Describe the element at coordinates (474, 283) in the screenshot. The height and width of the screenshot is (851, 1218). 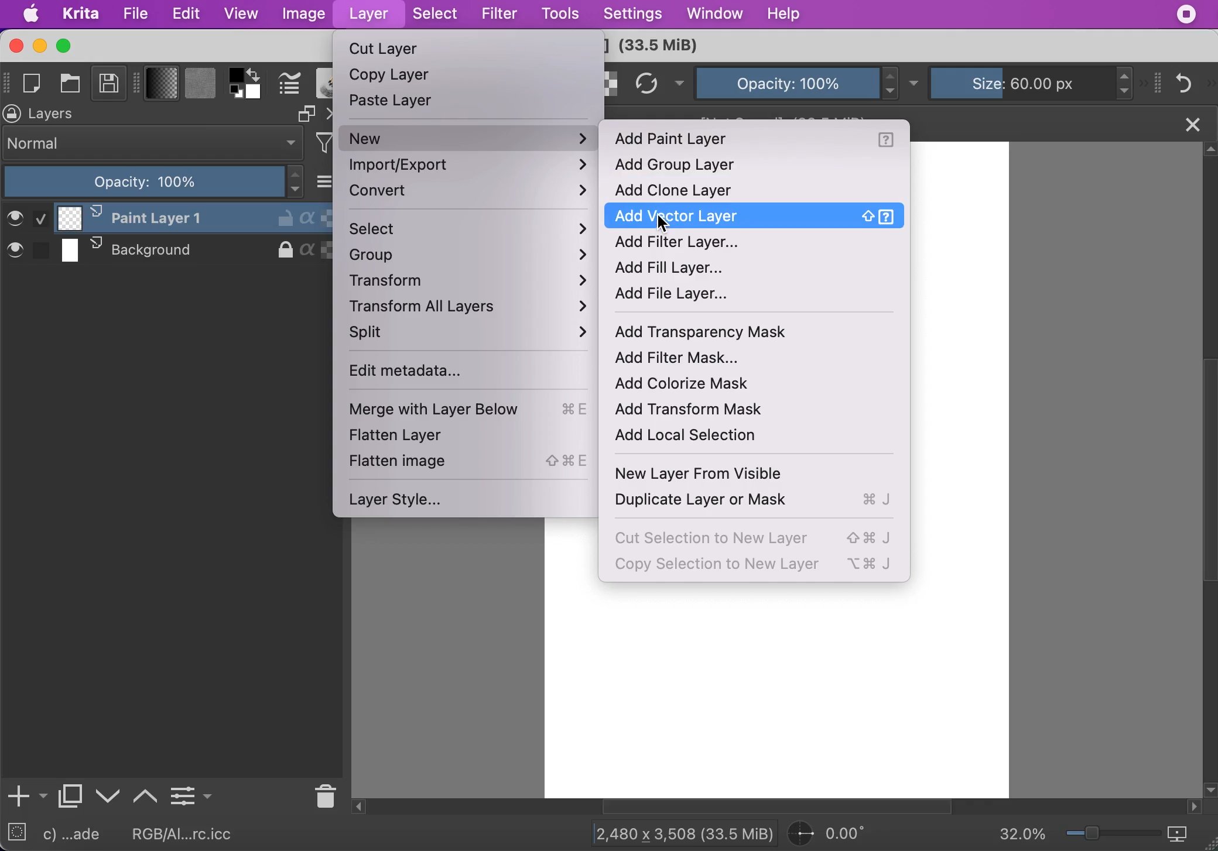
I see `transform` at that location.